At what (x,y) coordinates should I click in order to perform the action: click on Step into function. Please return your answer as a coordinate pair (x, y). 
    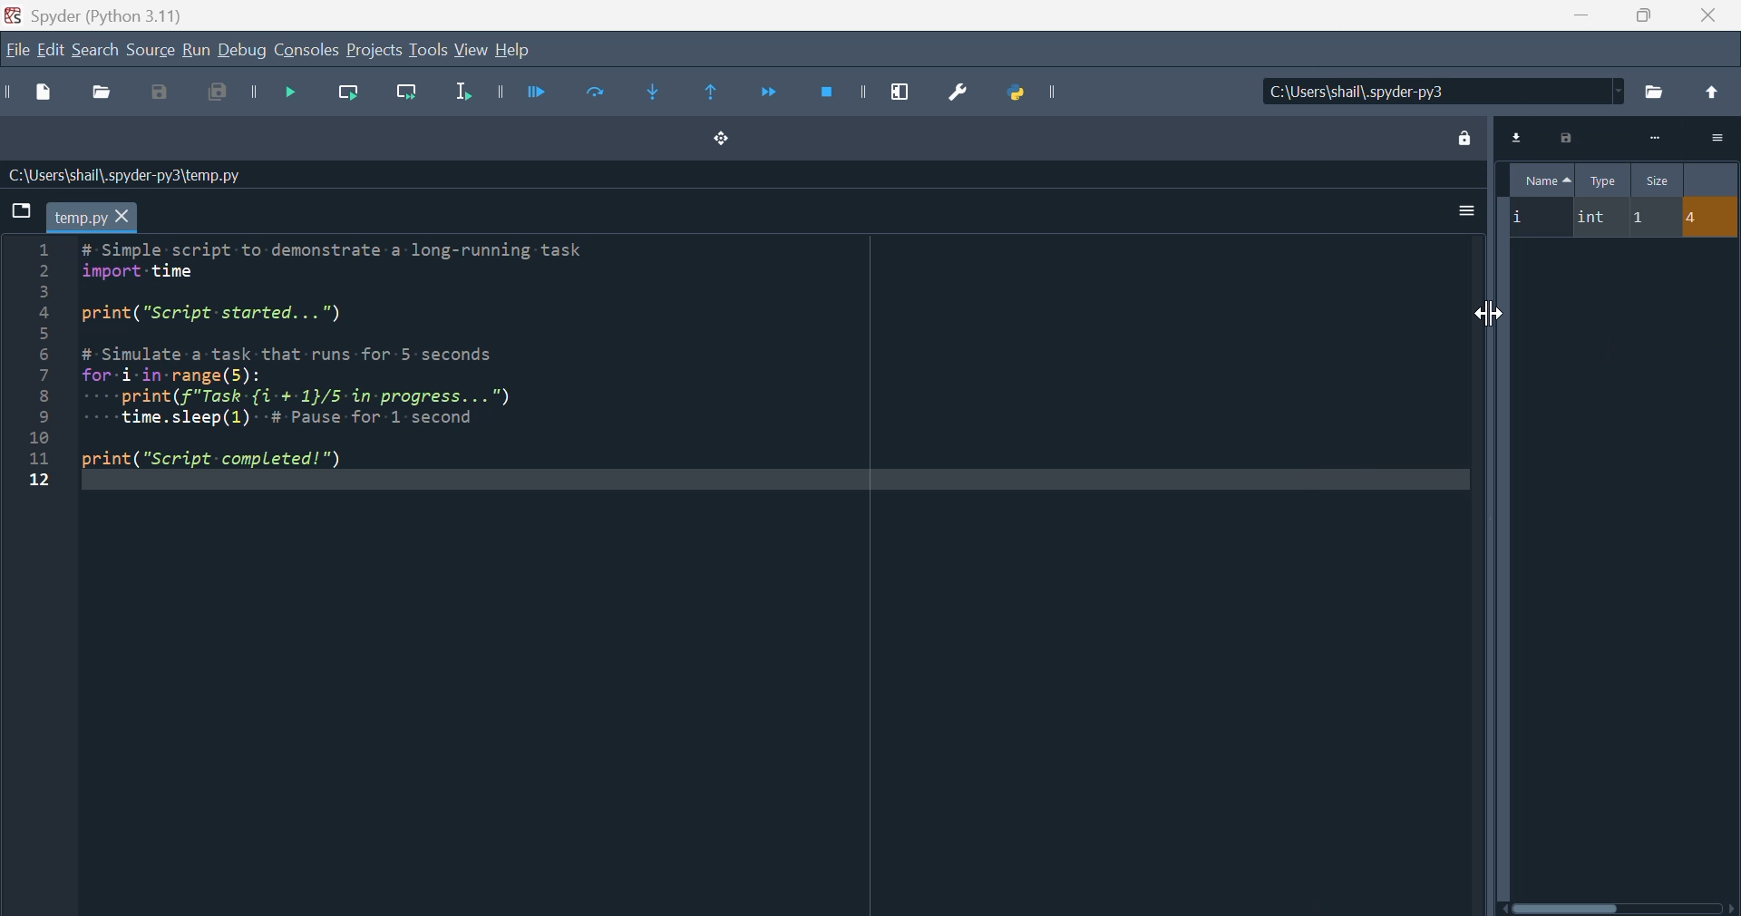
    Looking at the image, I should click on (659, 93).